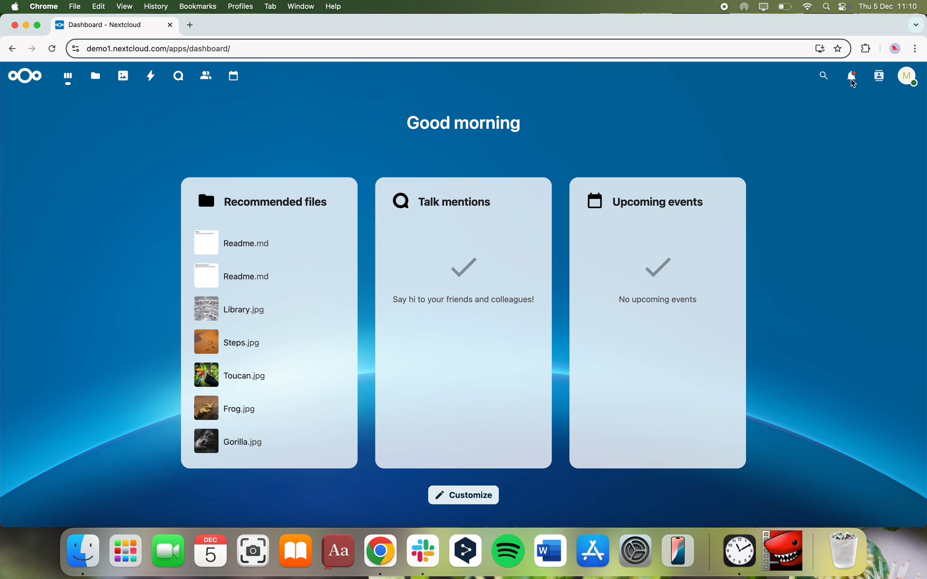 The image size is (927, 579). I want to click on customize and control Google Chrome, so click(915, 49).